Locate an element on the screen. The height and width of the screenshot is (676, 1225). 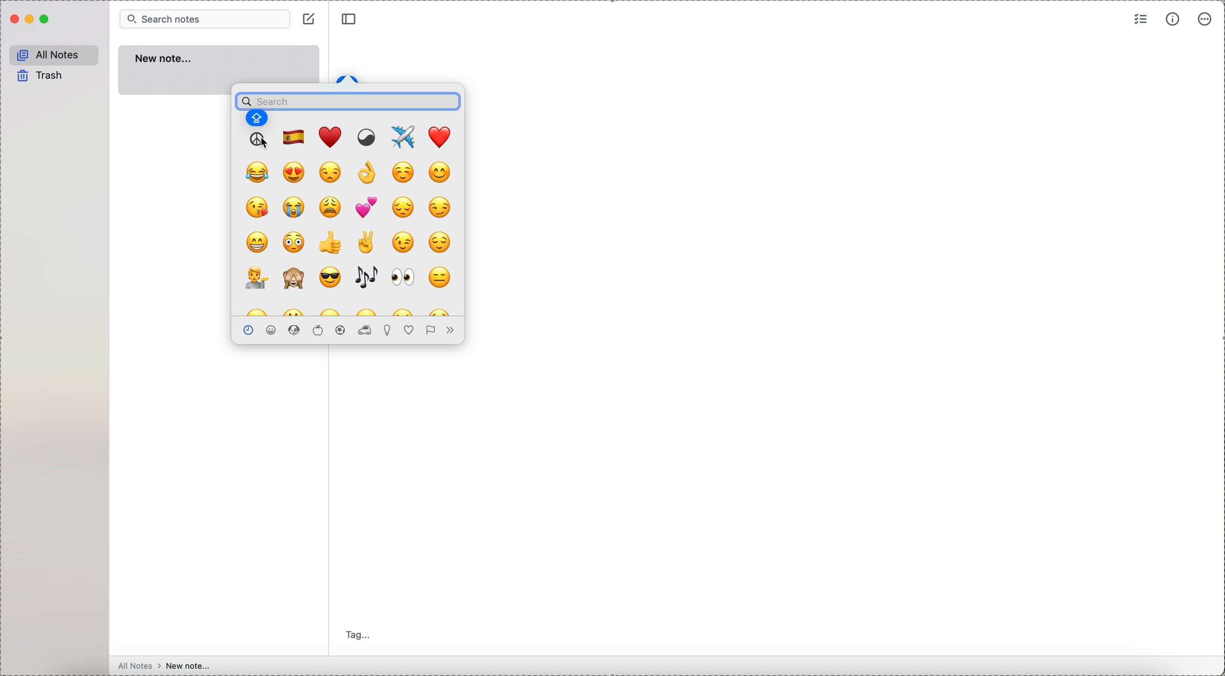
emoji is located at coordinates (402, 243).